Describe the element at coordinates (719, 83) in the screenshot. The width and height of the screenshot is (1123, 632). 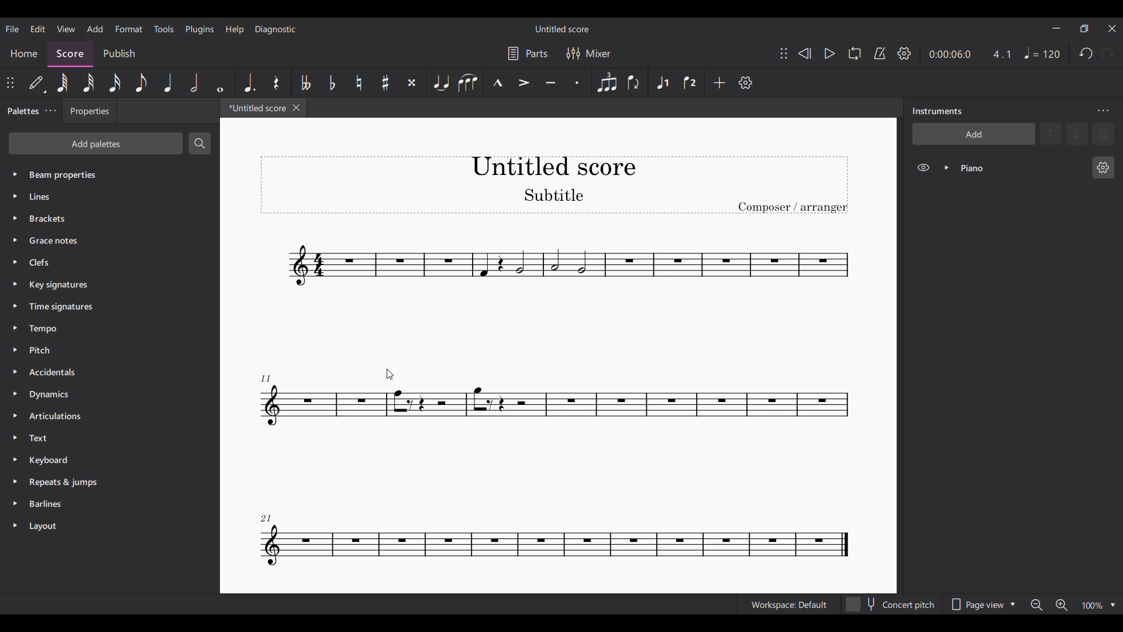
I see `Add` at that location.